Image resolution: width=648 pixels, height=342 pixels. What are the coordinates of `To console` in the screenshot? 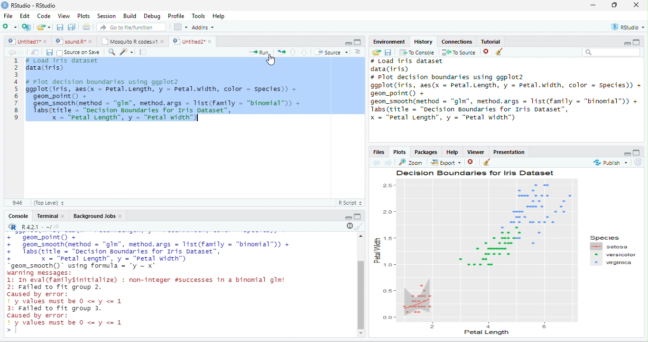 It's located at (417, 52).